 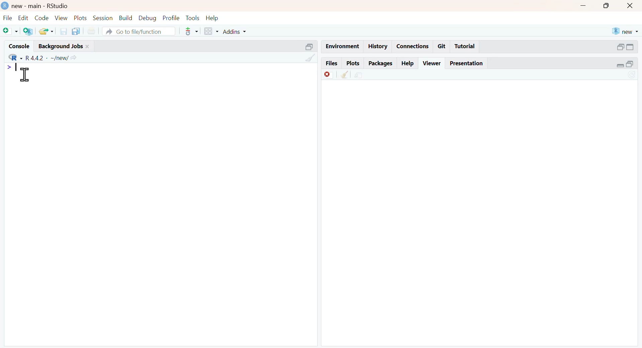 I want to click on code, so click(x=41, y=17).